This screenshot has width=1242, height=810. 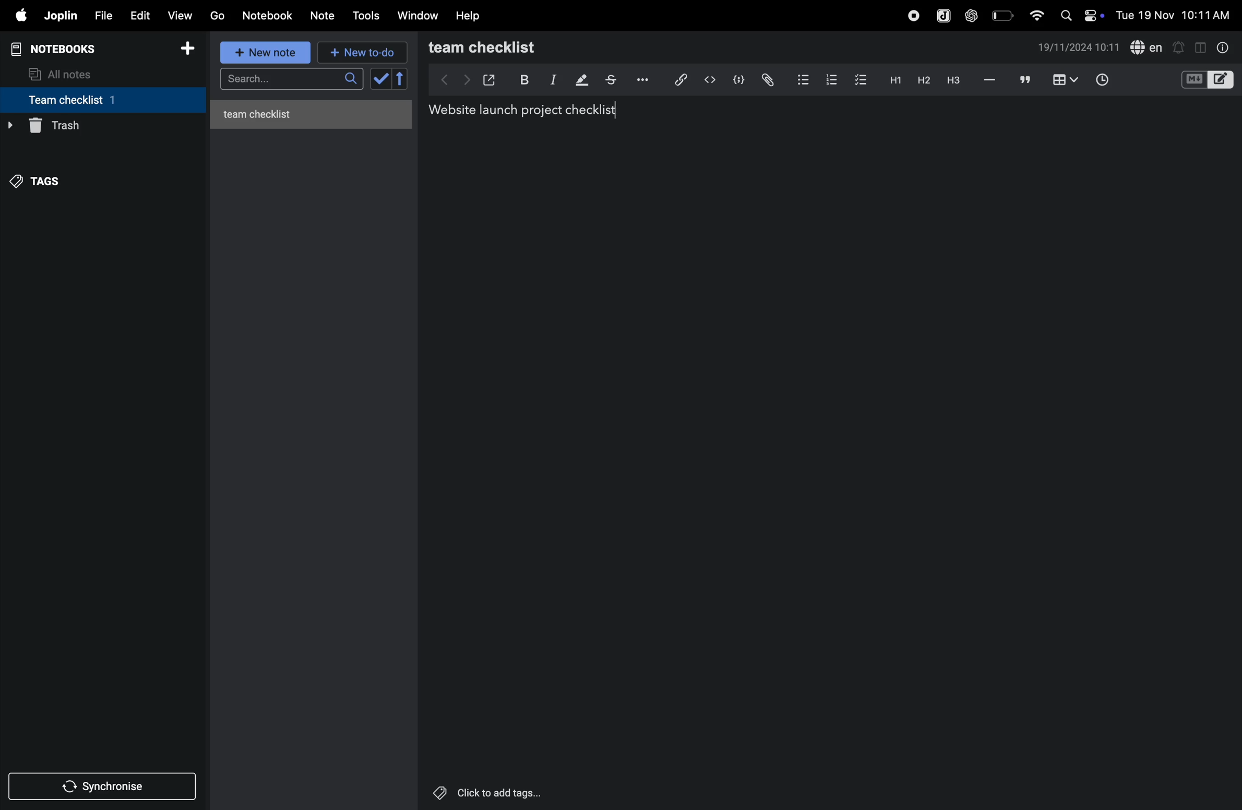 What do you see at coordinates (42, 178) in the screenshot?
I see `tags` at bounding box center [42, 178].